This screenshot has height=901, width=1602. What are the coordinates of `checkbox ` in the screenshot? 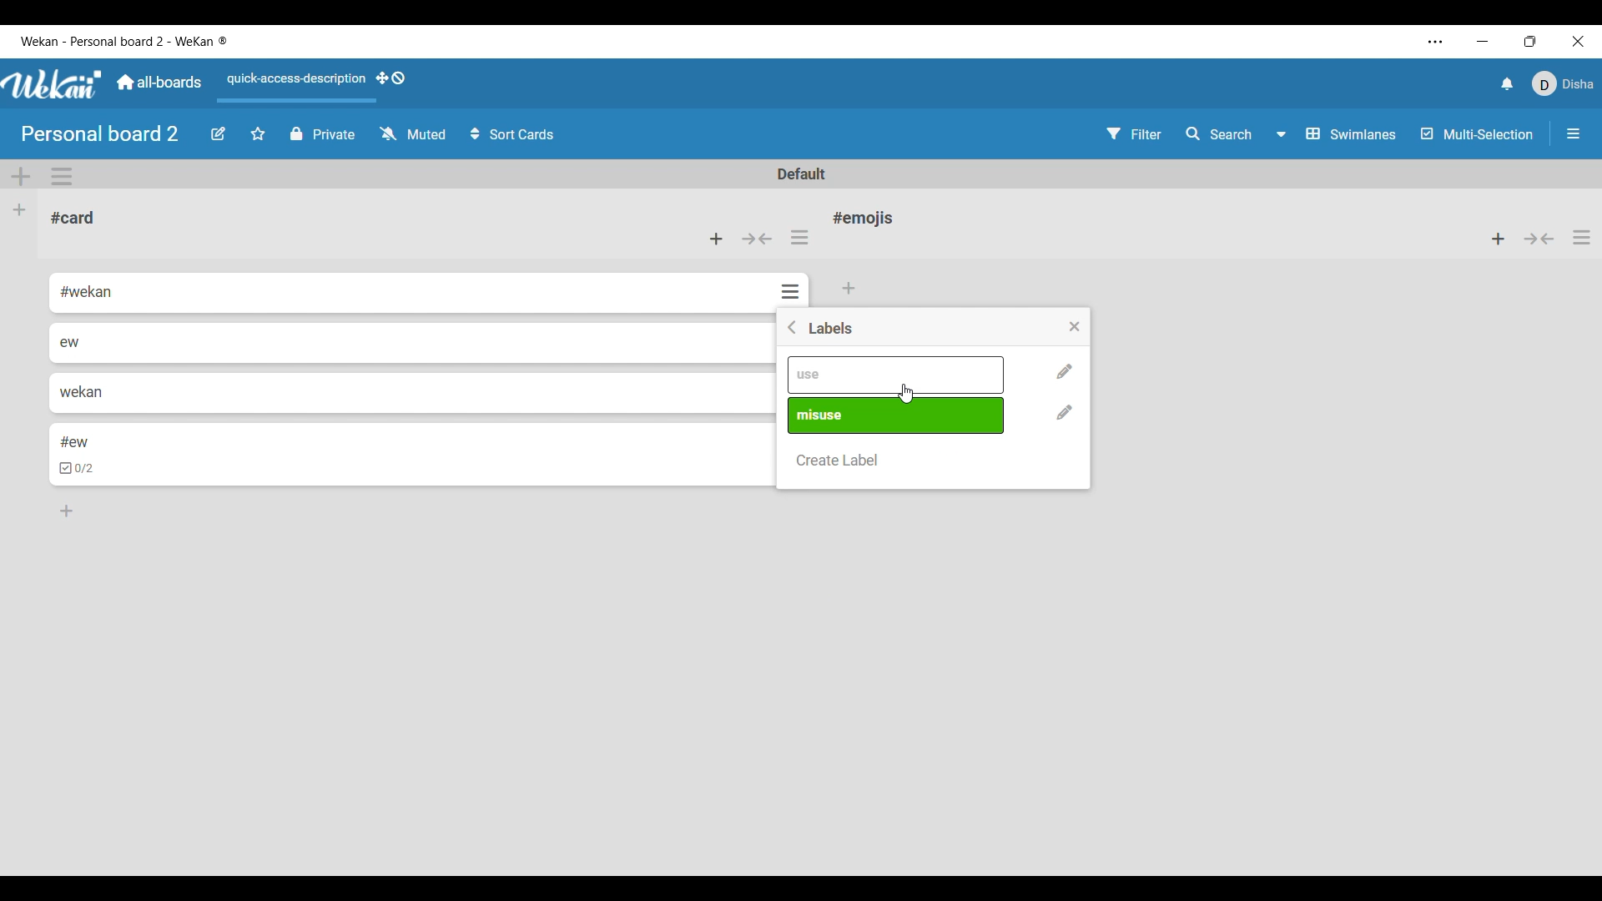 It's located at (78, 469).